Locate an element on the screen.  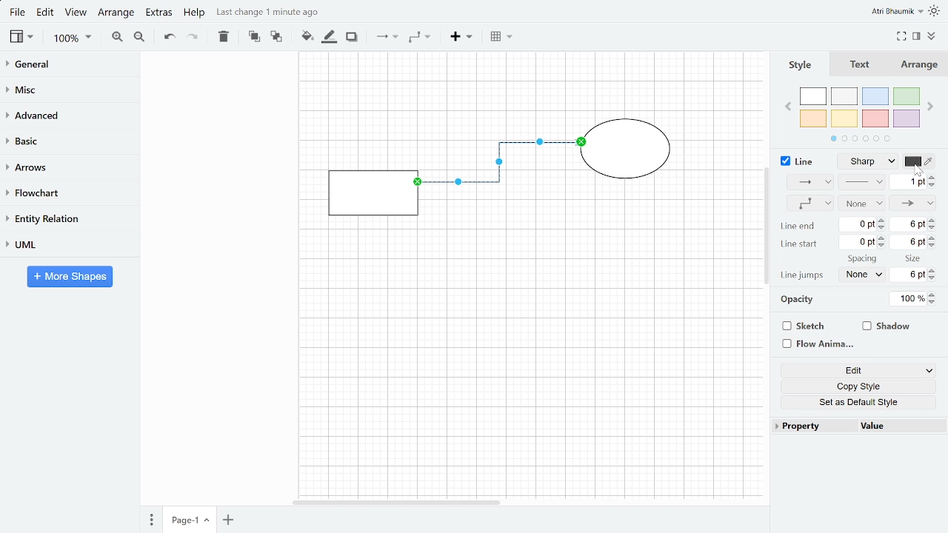
Copy style is located at coordinates (854, 385).